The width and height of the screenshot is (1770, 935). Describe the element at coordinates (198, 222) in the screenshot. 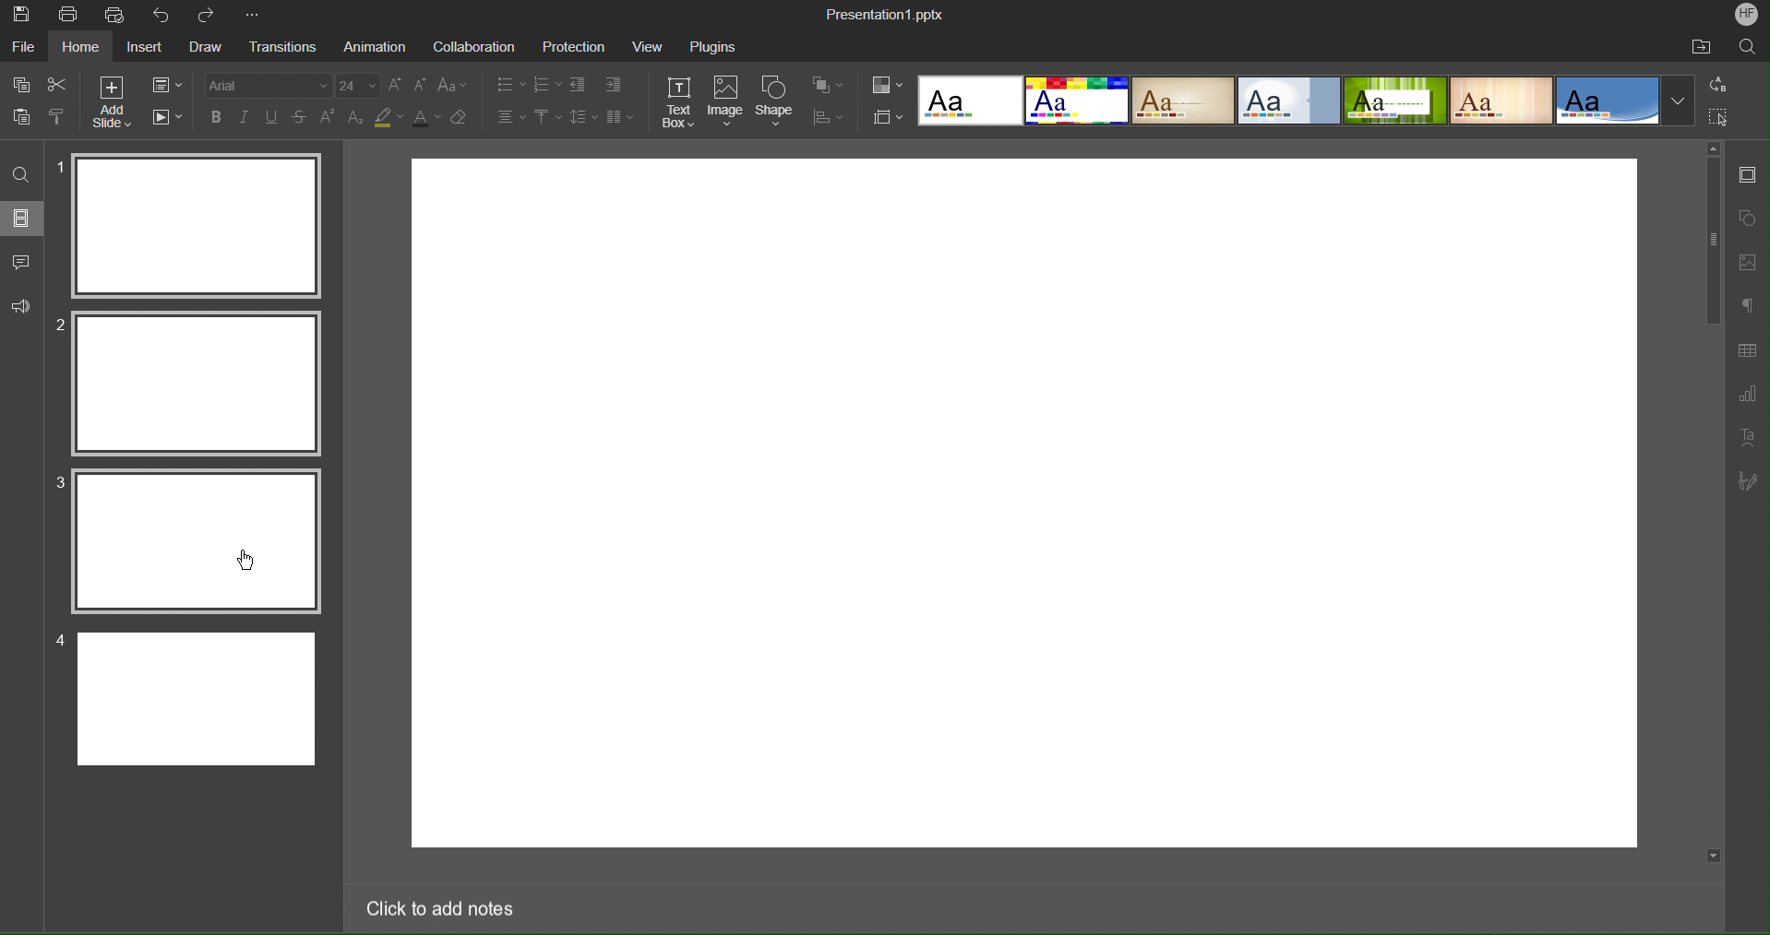

I see `Slide 1` at that location.